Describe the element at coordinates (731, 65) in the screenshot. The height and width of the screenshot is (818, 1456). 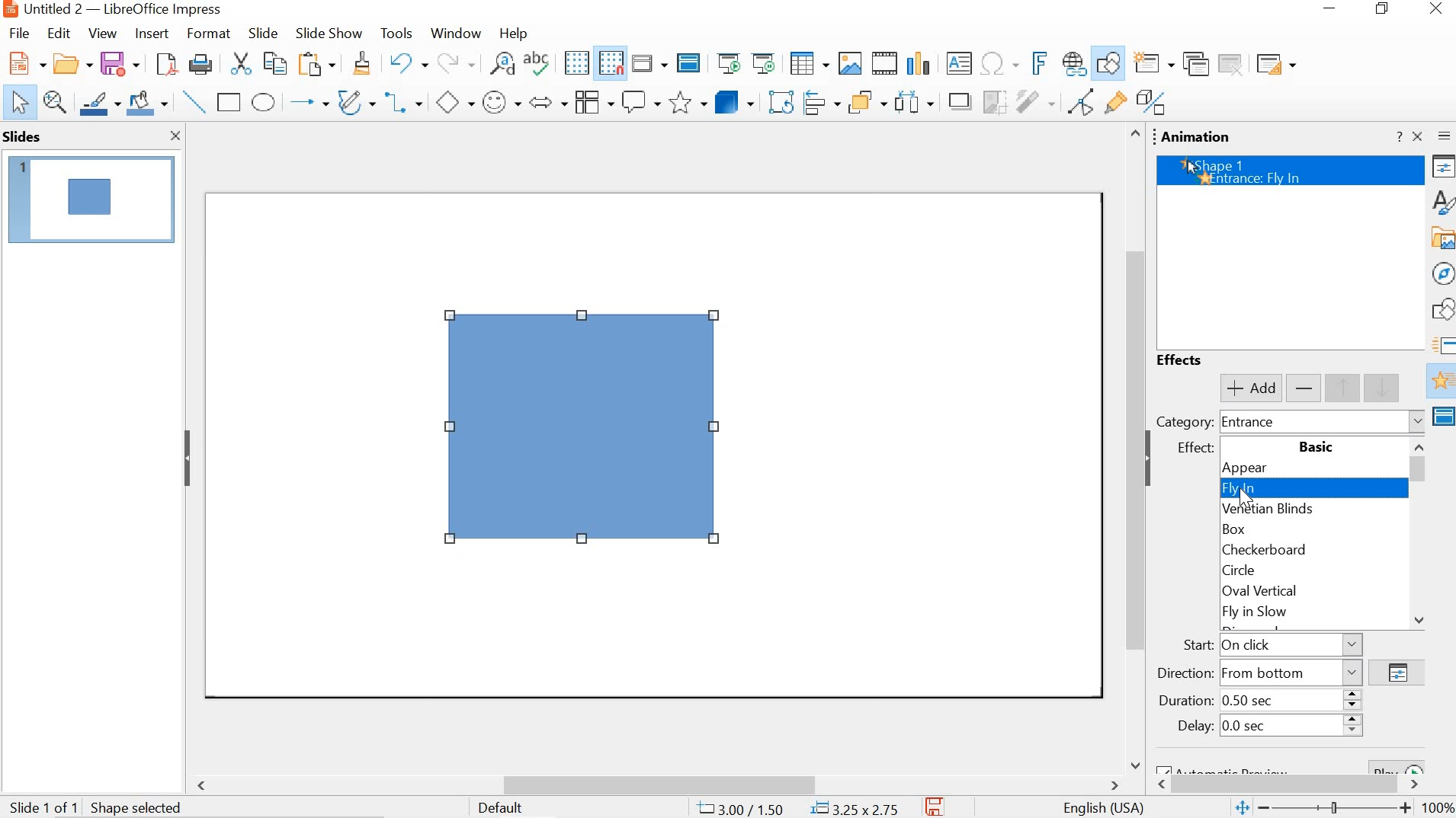
I see `start from first slide` at that location.